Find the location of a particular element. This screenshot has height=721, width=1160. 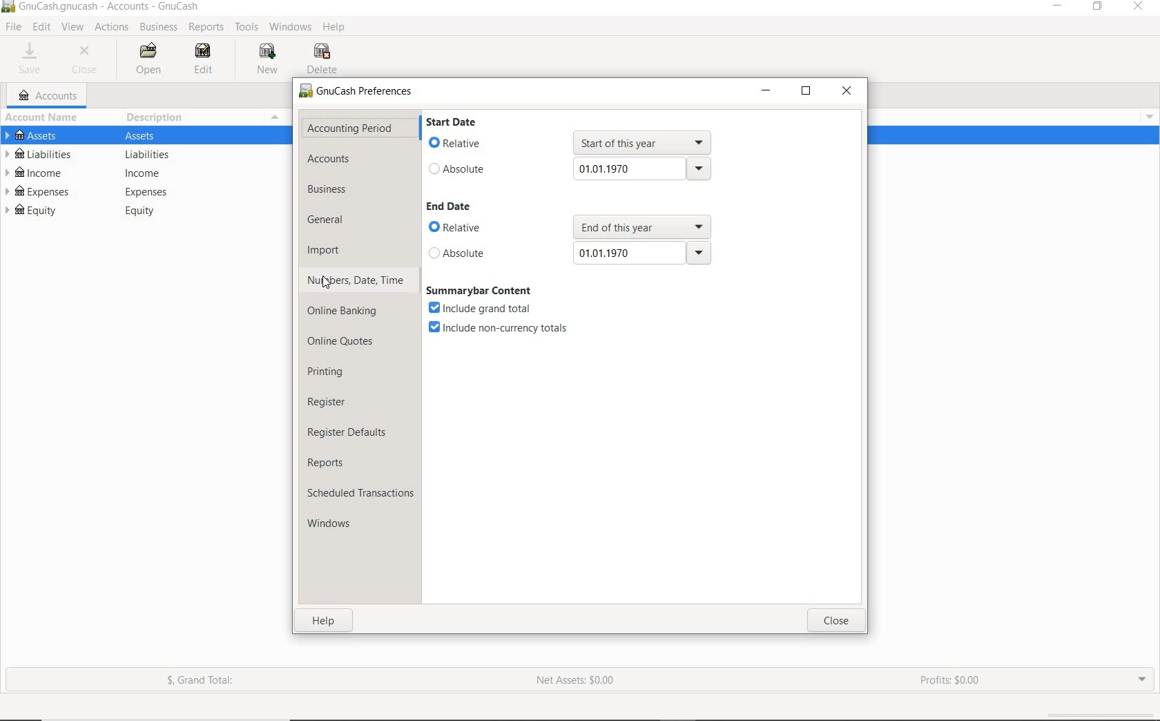

ESTORE DOWN is located at coordinates (806, 90).